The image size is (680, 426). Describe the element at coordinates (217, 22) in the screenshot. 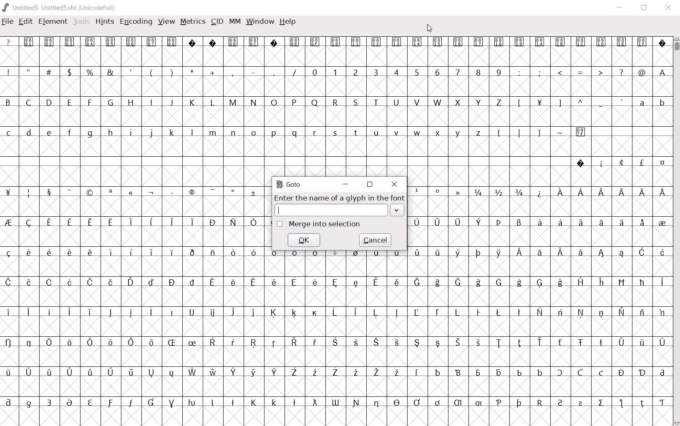

I see `CID` at that location.